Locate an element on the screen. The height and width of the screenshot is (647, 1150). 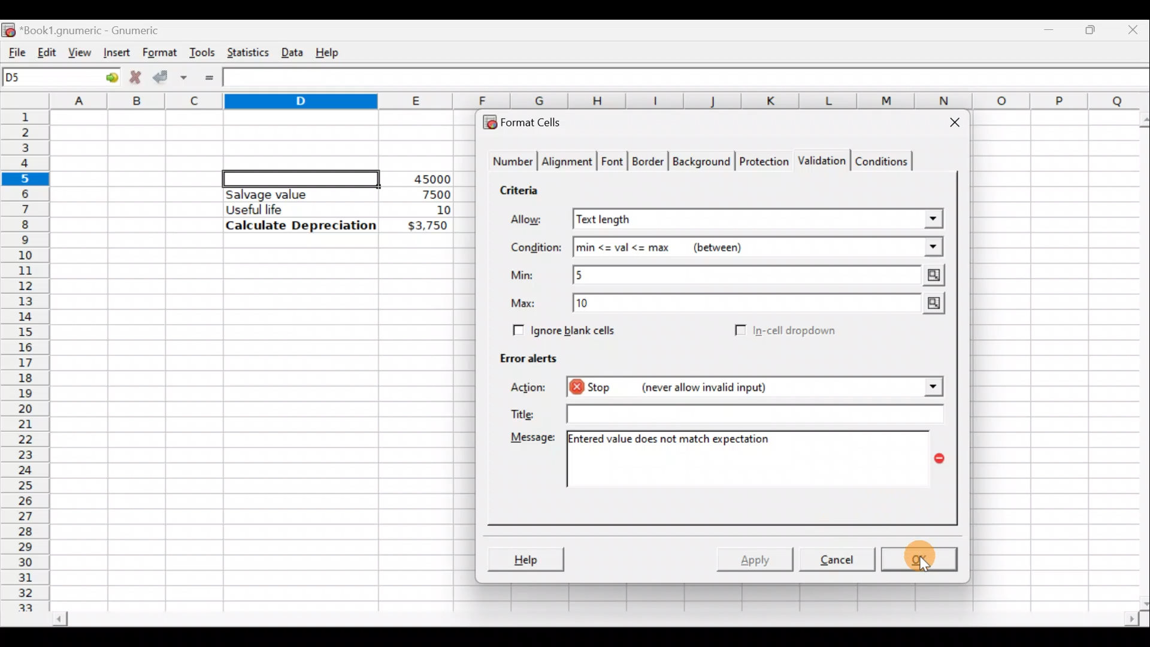
Min is located at coordinates (525, 275).